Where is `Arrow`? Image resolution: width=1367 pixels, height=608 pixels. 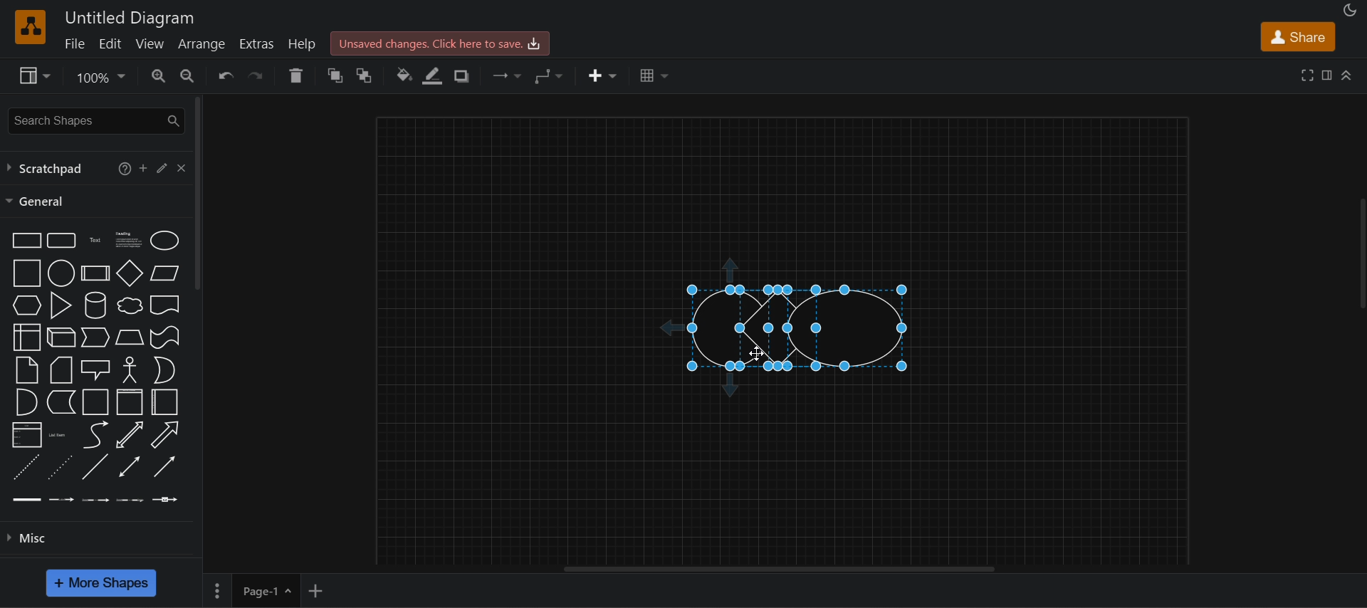
Arrow is located at coordinates (164, 435).